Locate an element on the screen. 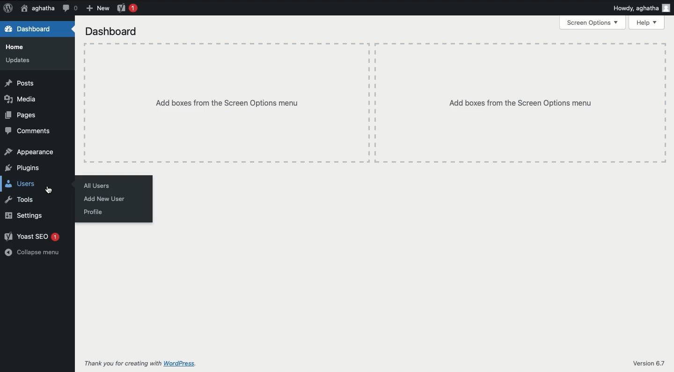 This screenshot has width=674, height=372. Logo is located at coordinates (8, 8).